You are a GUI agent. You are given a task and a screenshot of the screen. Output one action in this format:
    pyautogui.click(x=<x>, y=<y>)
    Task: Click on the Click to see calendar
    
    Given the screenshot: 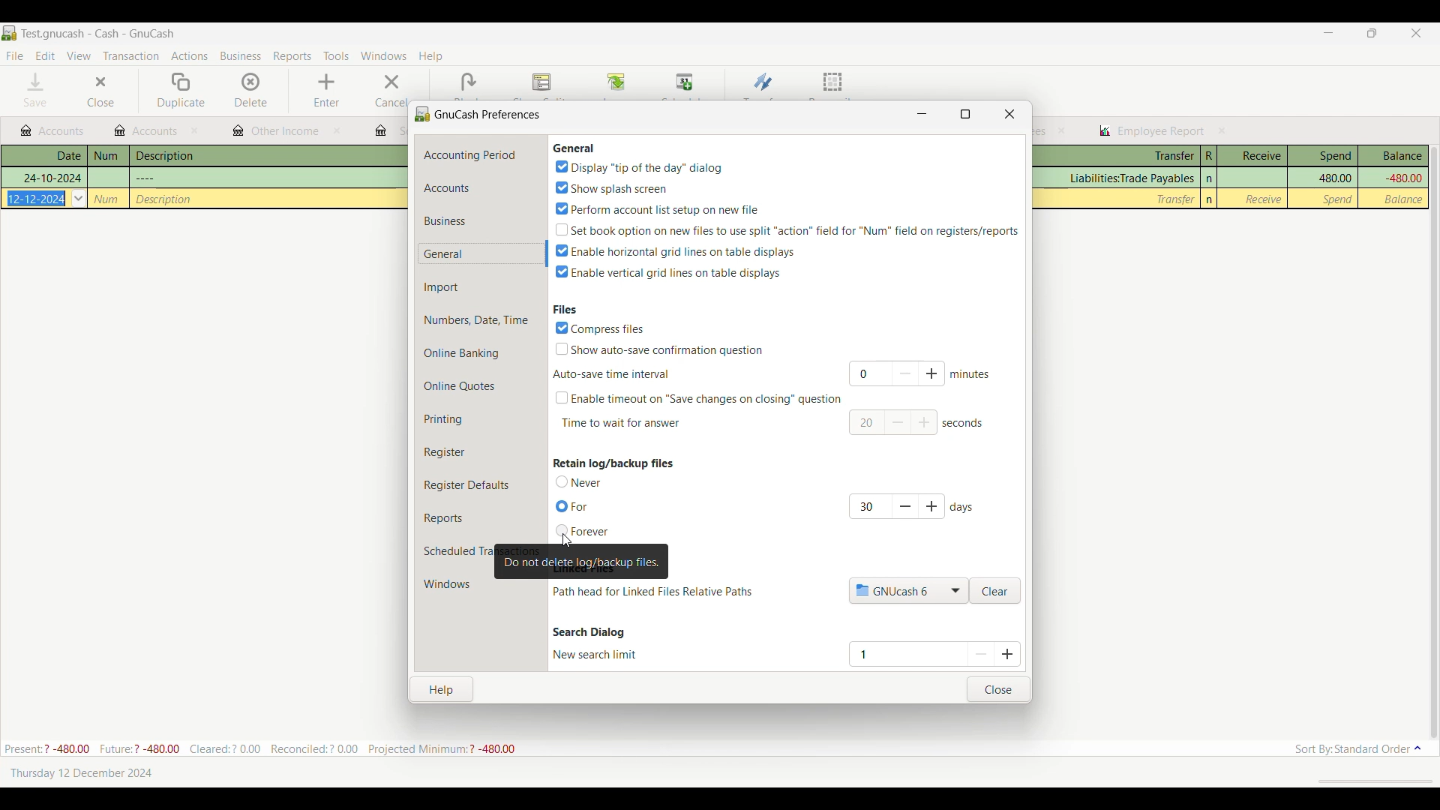 What is the action you would take?
    pyautogui.click(x=79, y=198)
    